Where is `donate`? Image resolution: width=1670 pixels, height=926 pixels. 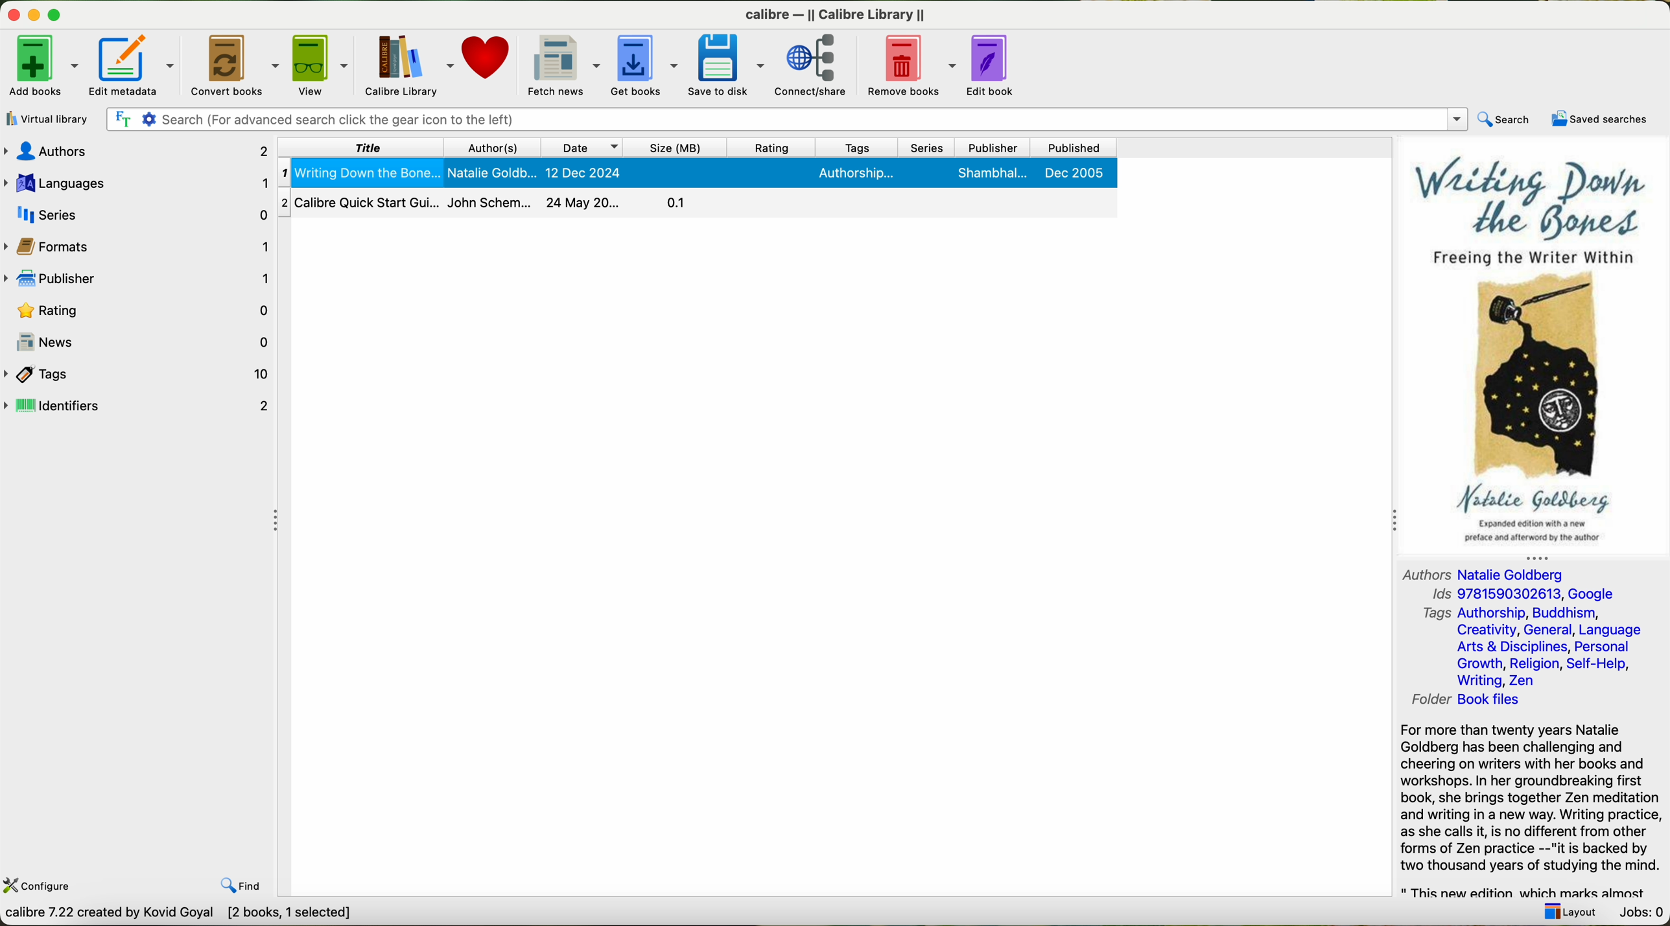 donate is located at coordinates (488, 57).